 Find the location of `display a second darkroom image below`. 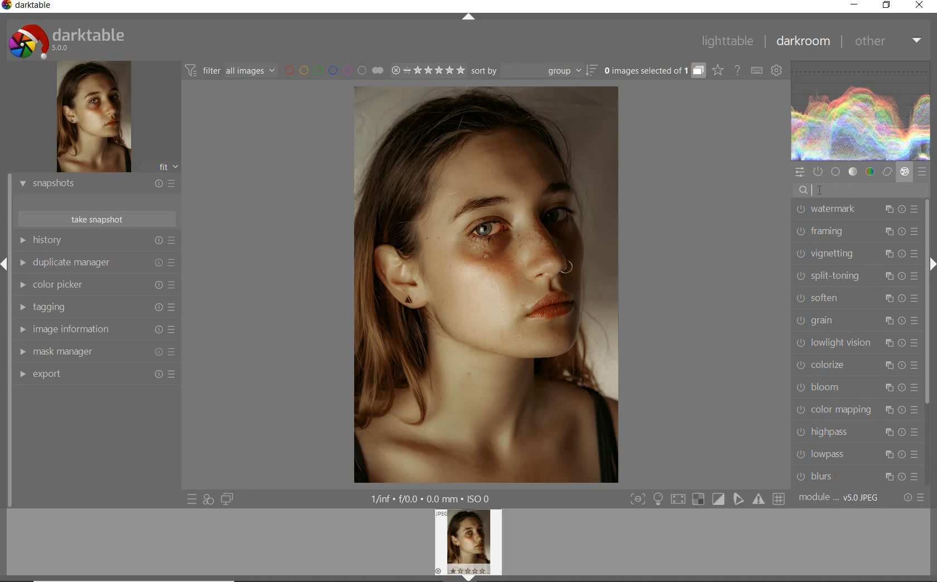

display a second darkroom image below is located at coordinates (225, 498).